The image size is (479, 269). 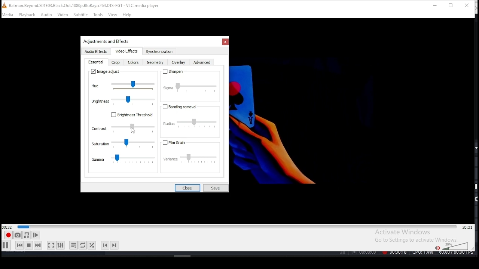 What do you see at coordinates (8, 235) in the screenshot?
I see `record` at bounding box center [8, 235].